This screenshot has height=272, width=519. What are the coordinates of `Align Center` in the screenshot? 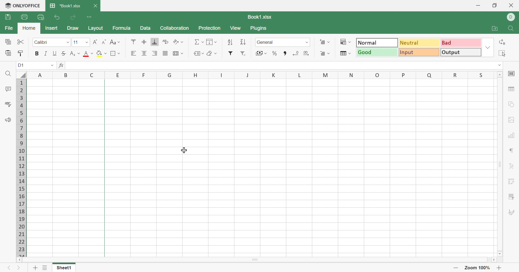 It's located at (144, 53).